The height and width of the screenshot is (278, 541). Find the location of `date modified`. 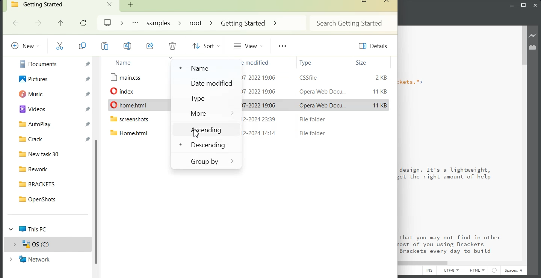

date modified is located at coordinates (260, 91).